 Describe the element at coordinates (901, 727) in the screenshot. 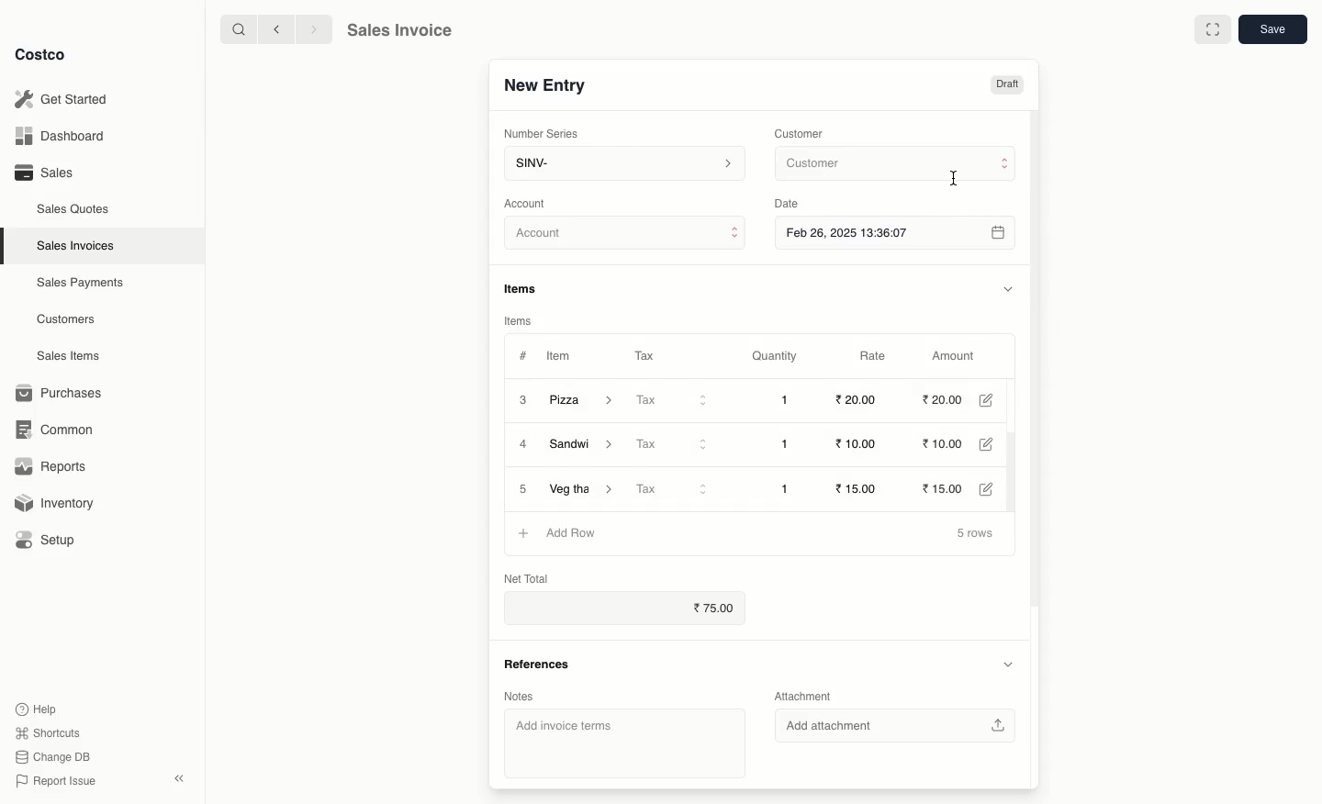

I see `‘Add attachment` at that location.